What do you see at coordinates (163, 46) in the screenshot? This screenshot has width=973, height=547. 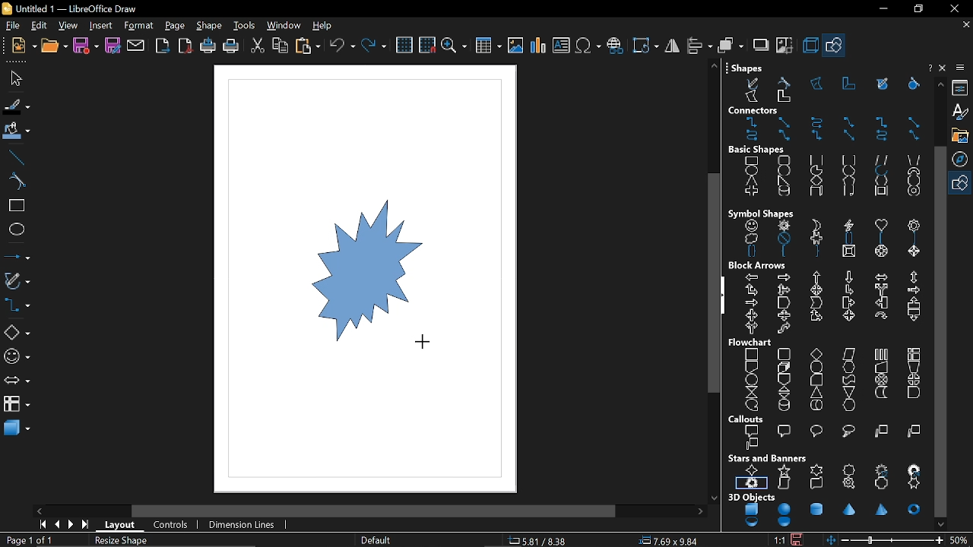 I see `export` at bounding box center [163, 46].